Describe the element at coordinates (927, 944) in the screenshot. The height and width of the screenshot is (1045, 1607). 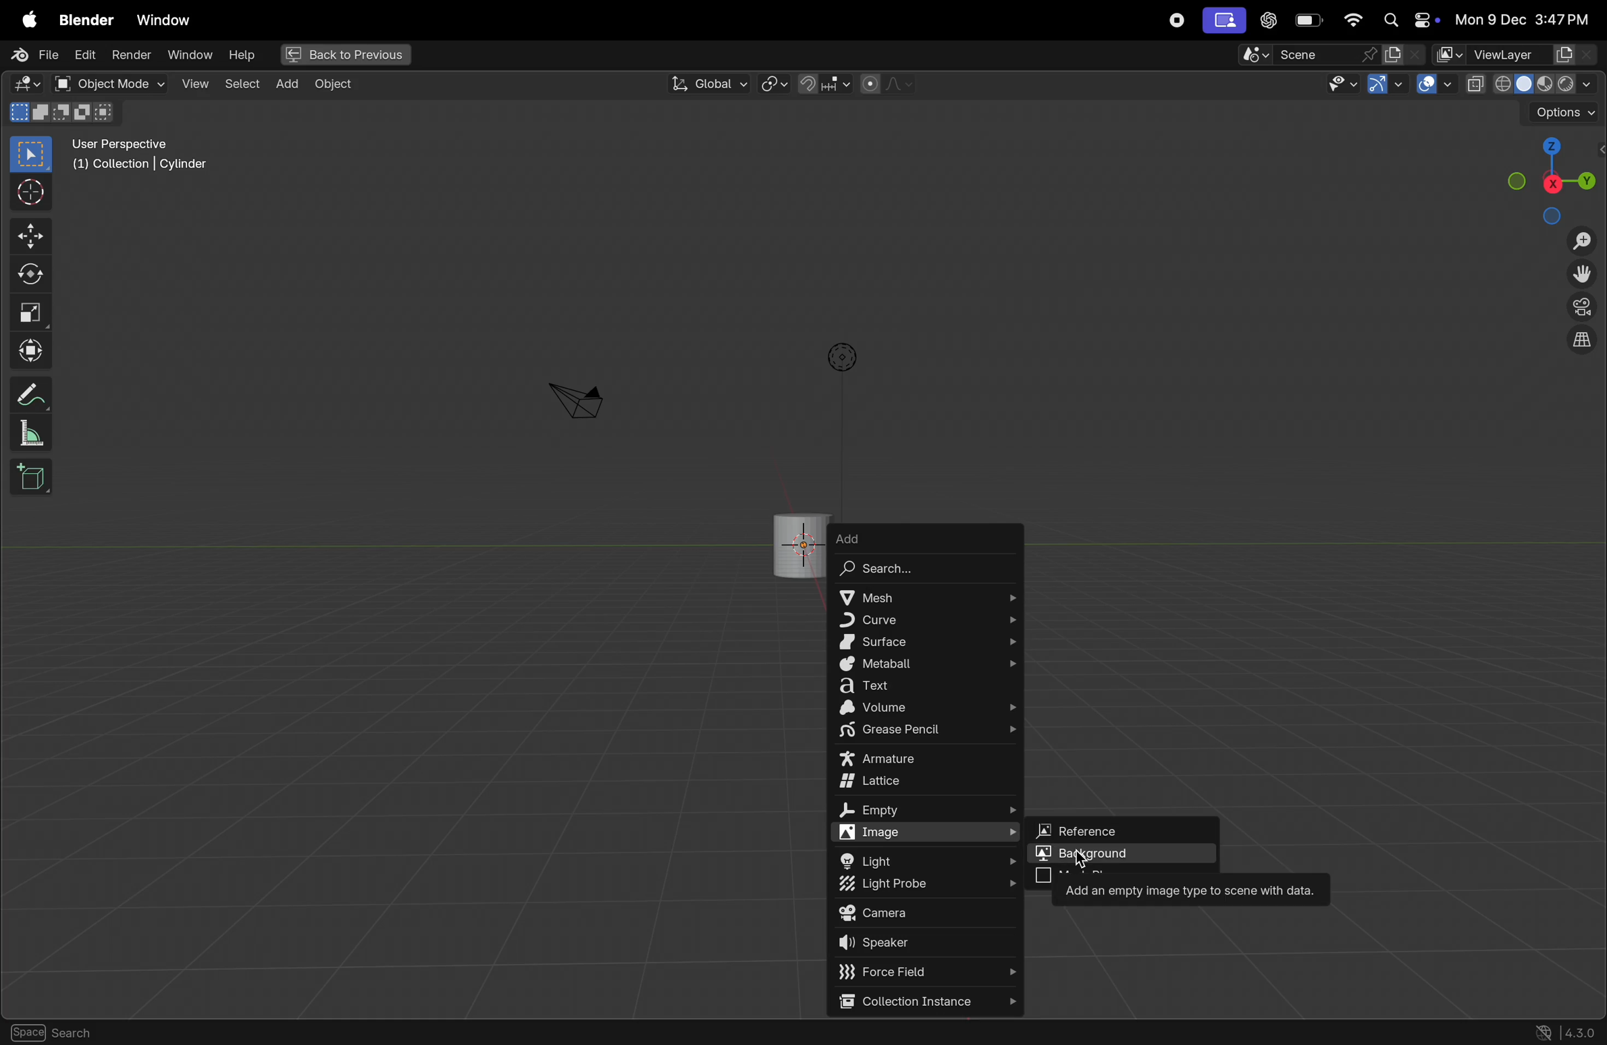
I see `speaker` at that location.